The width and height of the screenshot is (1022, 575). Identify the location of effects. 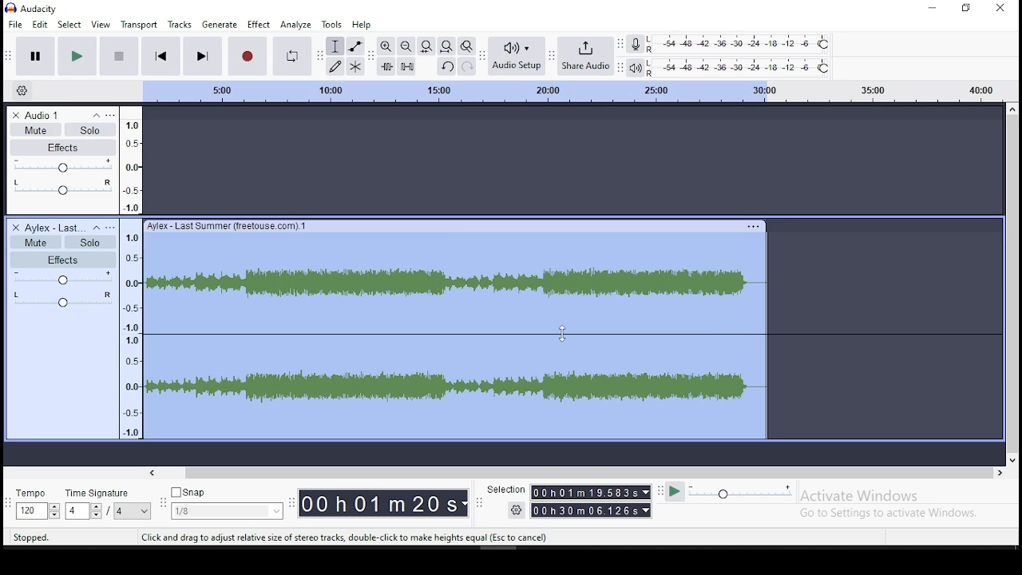
(63, 260).